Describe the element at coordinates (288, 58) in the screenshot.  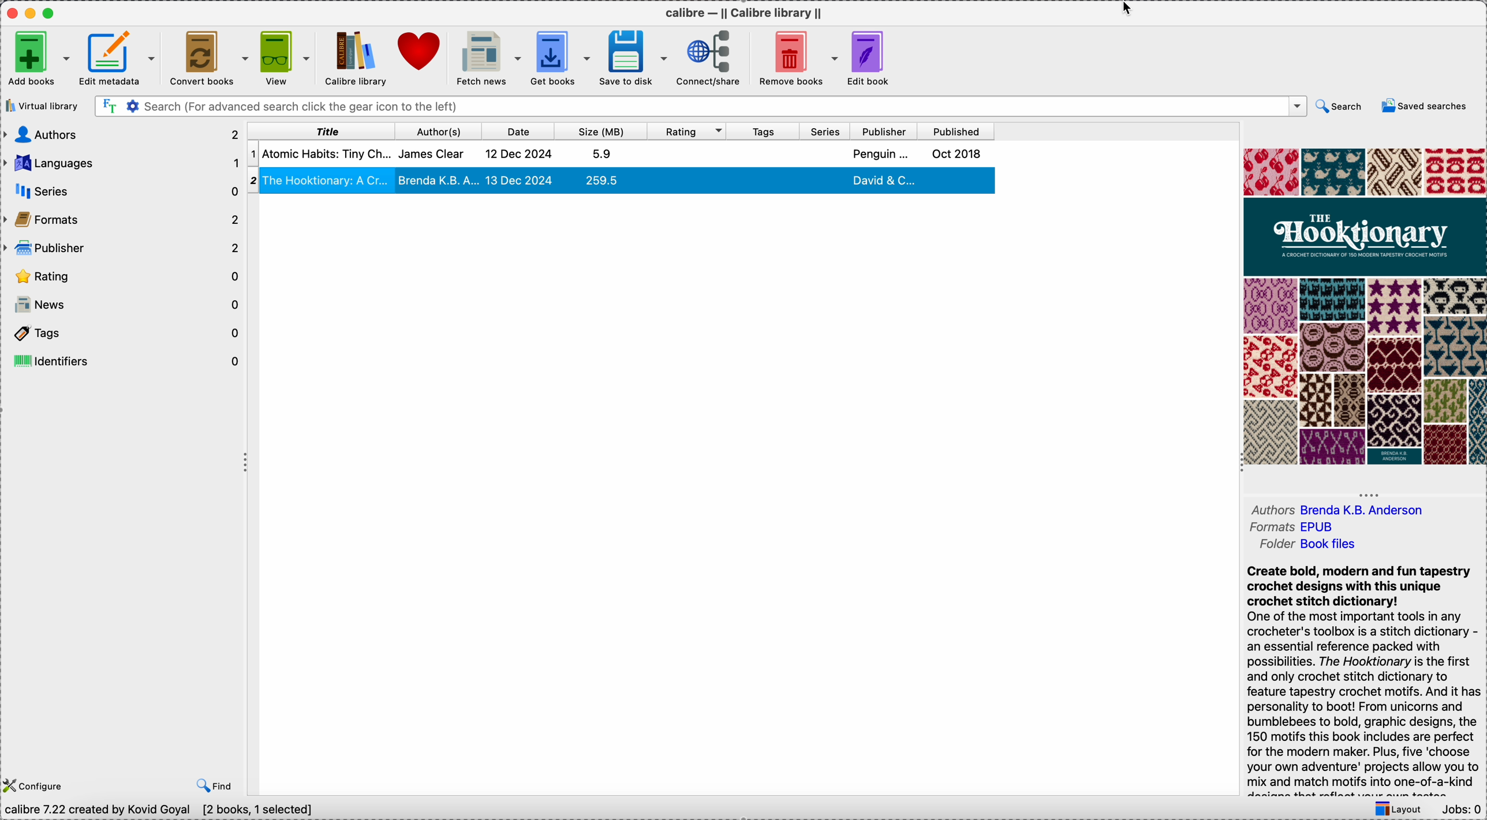
I see `view` at that location.